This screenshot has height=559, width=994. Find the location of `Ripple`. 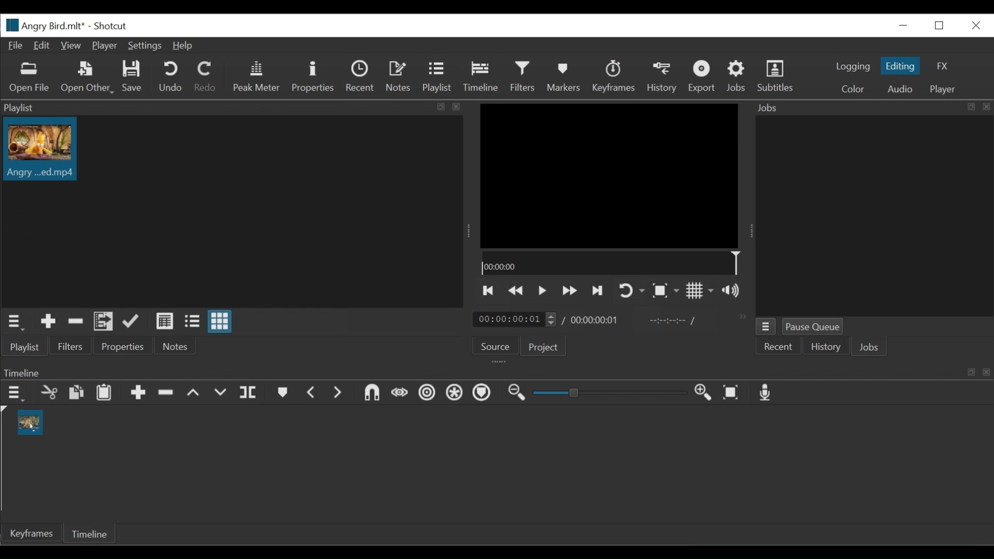

Ripple is located at coordinates (428, 394).